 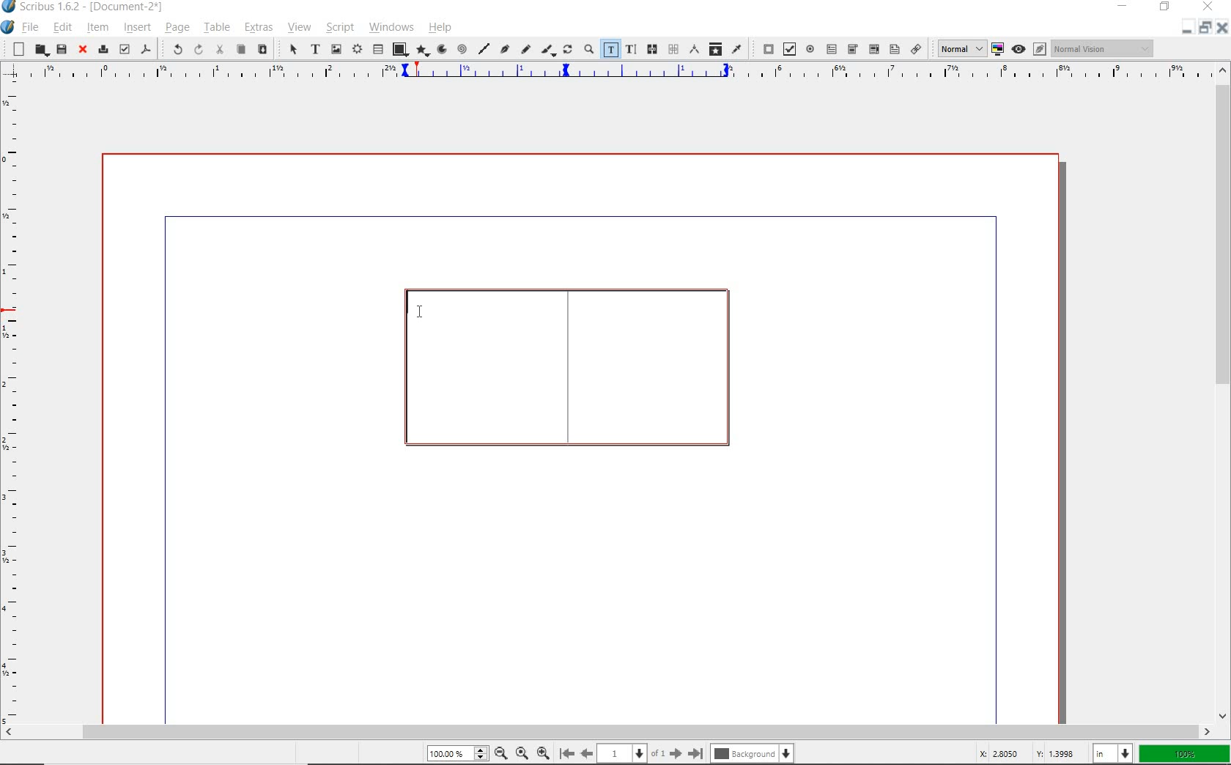 What do you see at coordinates (623, 753) in the screenshot?
I see `page ` at bounding box center [623, 753].